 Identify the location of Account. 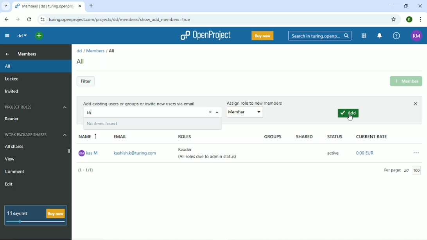
(416, 36).